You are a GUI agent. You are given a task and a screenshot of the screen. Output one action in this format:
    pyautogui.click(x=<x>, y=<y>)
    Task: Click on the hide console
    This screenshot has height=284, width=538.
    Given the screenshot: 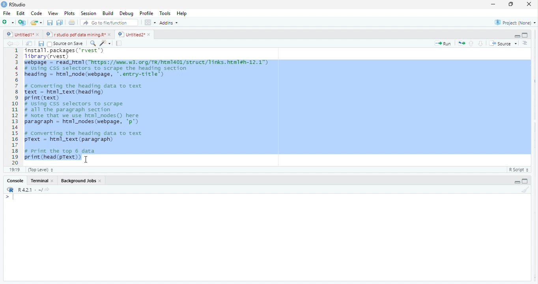 What is the action you would take?
    pyautogui.click(x=525, y=34)
    